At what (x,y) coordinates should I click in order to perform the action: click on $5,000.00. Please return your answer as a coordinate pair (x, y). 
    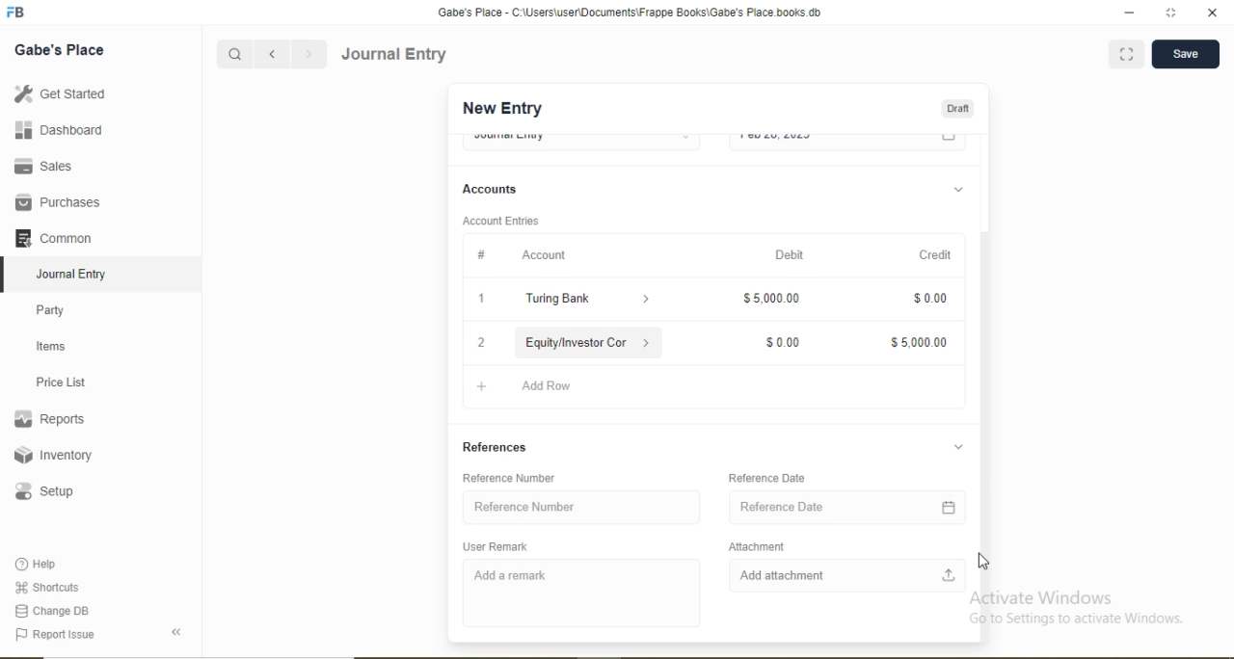
    Looking at the image, I should click on (771, 297).